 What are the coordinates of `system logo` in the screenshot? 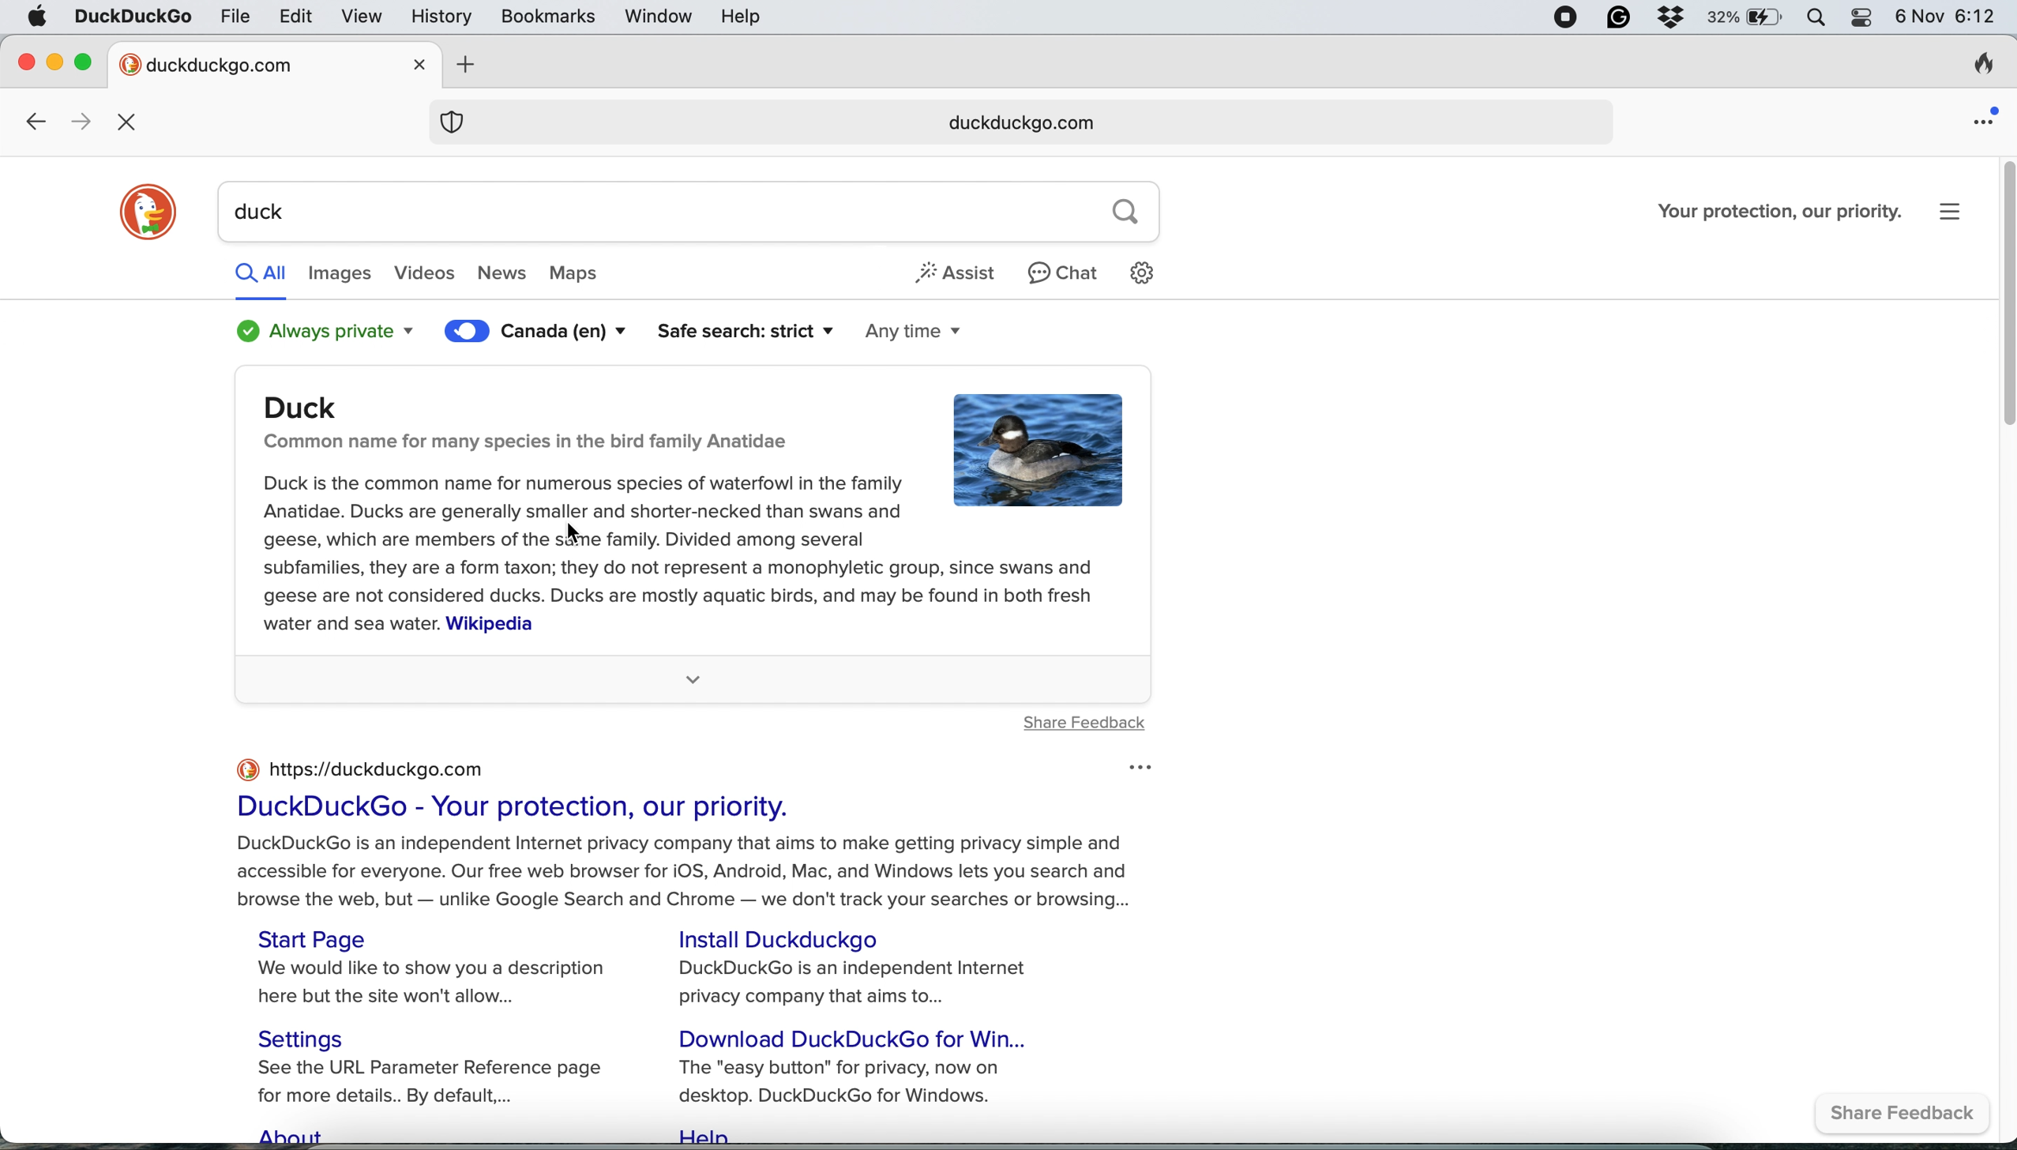 It's located at (36, 18).